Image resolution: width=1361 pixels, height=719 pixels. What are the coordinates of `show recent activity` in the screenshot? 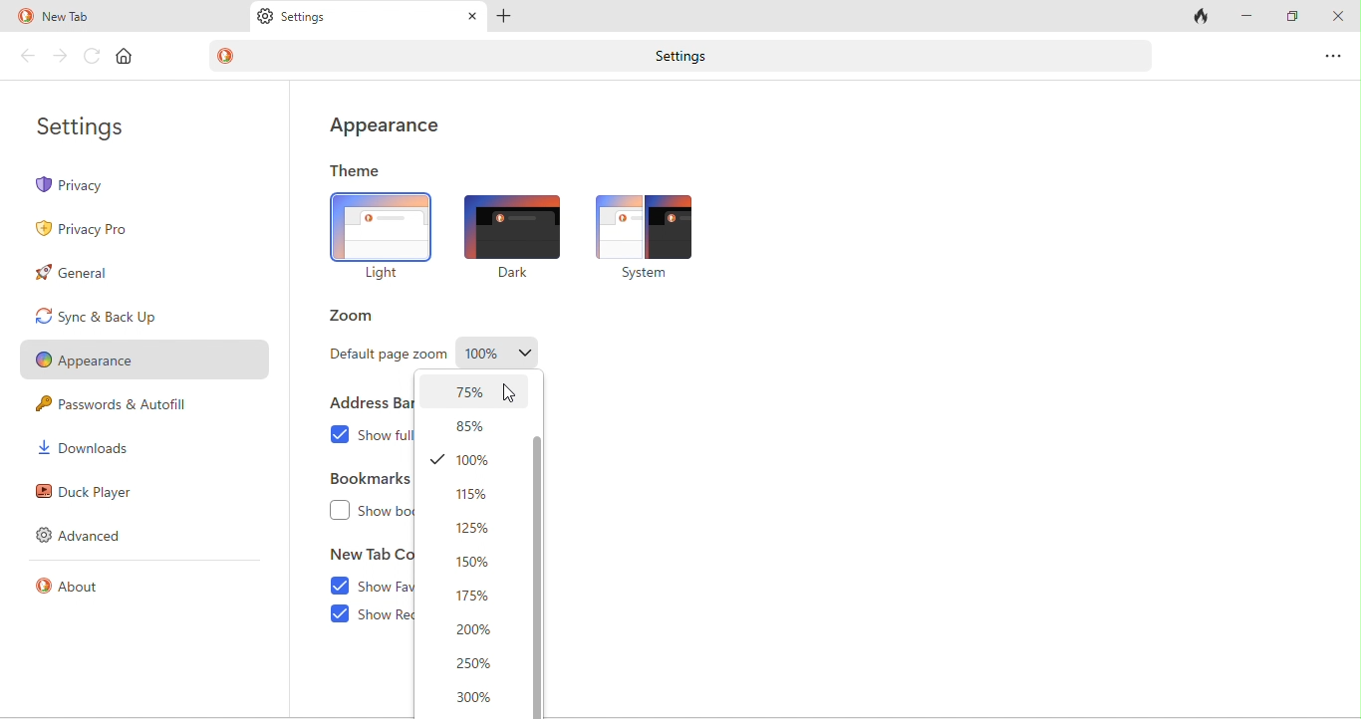 It's located at (387, 612).